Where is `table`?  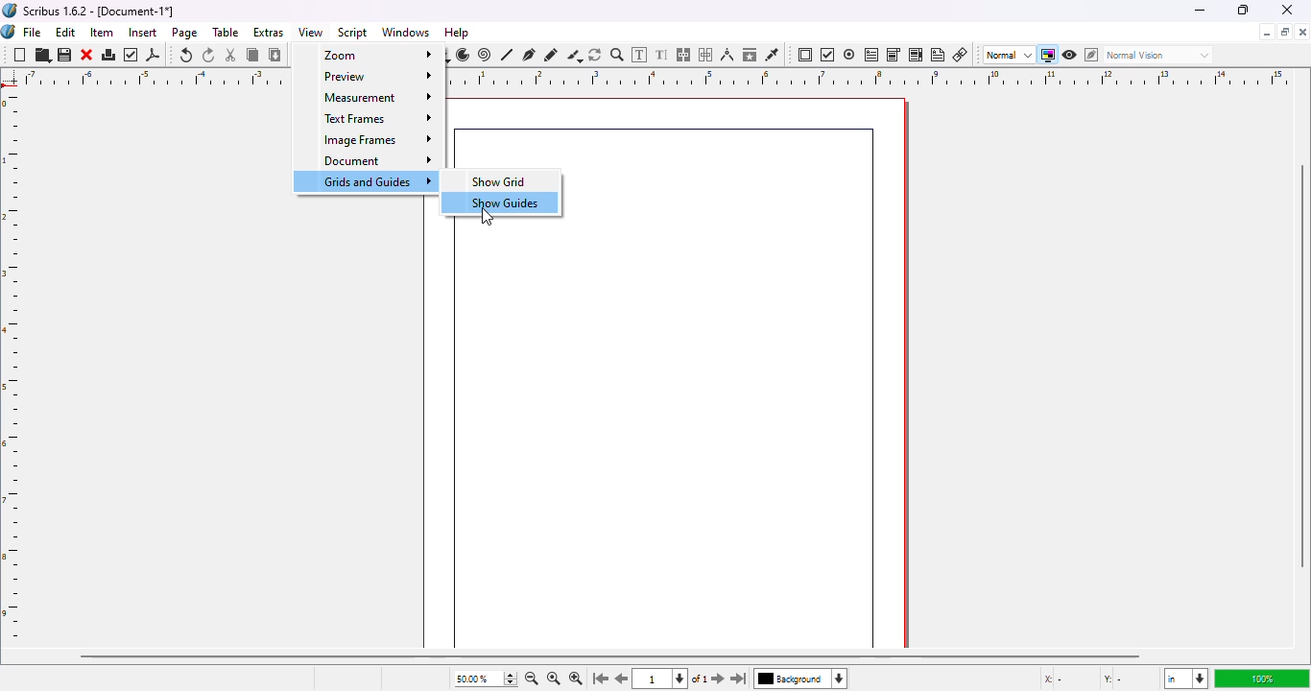
table is located at coordinates (226, 33).